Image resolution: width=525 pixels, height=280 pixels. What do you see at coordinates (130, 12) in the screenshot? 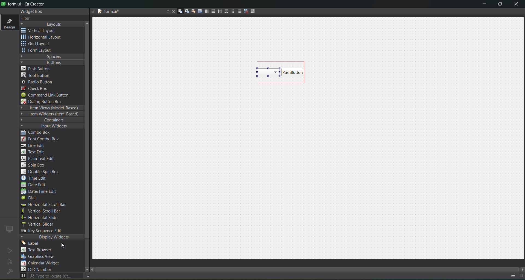
I see `tab name` at bounding box center [130, 12].